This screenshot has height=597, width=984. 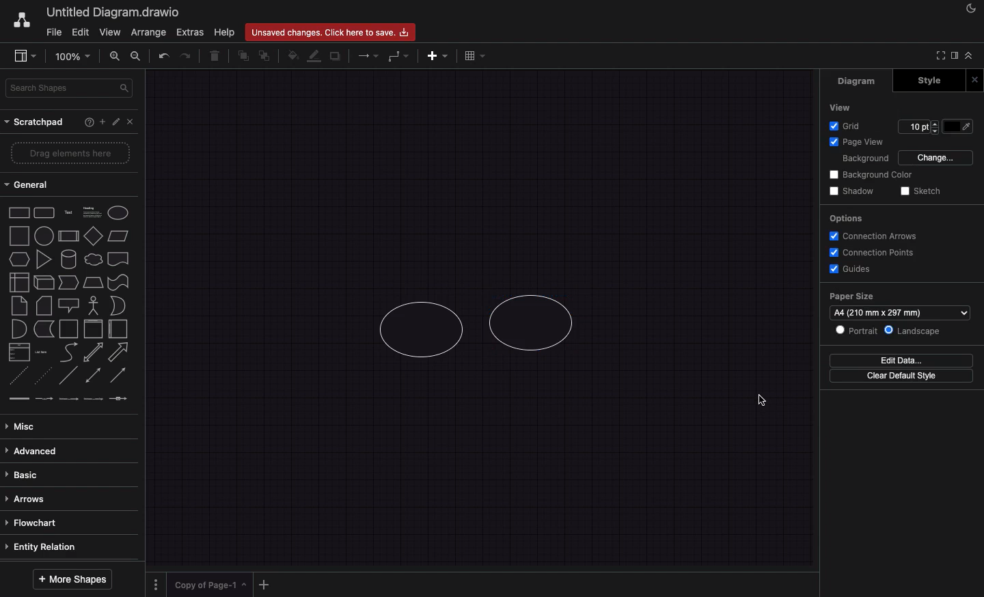 What do you see at coordinates (69, 376) in the screenshot?
I see `line` at bounding box center [69, 376].